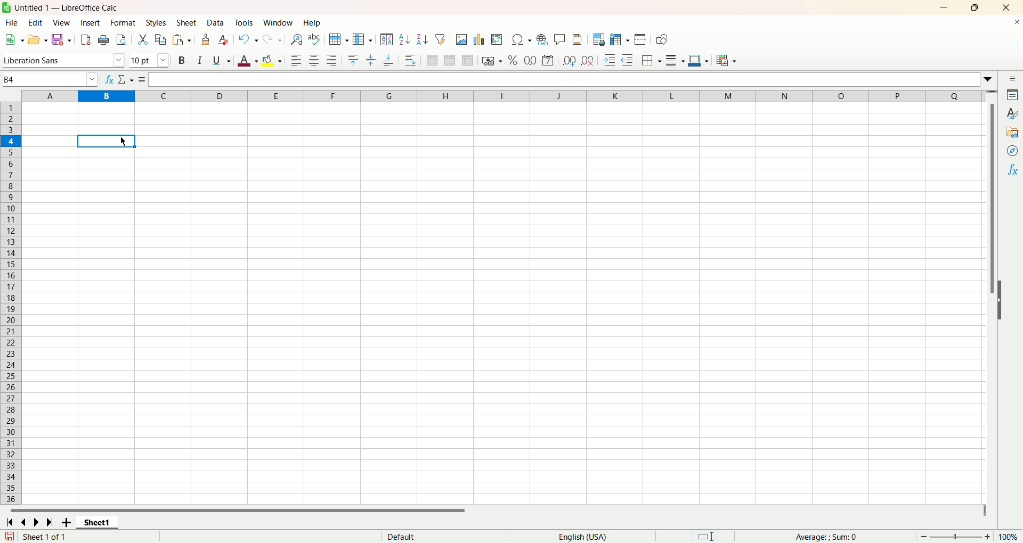 This screenshot has height=543, width=1023. I want to click on merge cells, so click(451, 60).